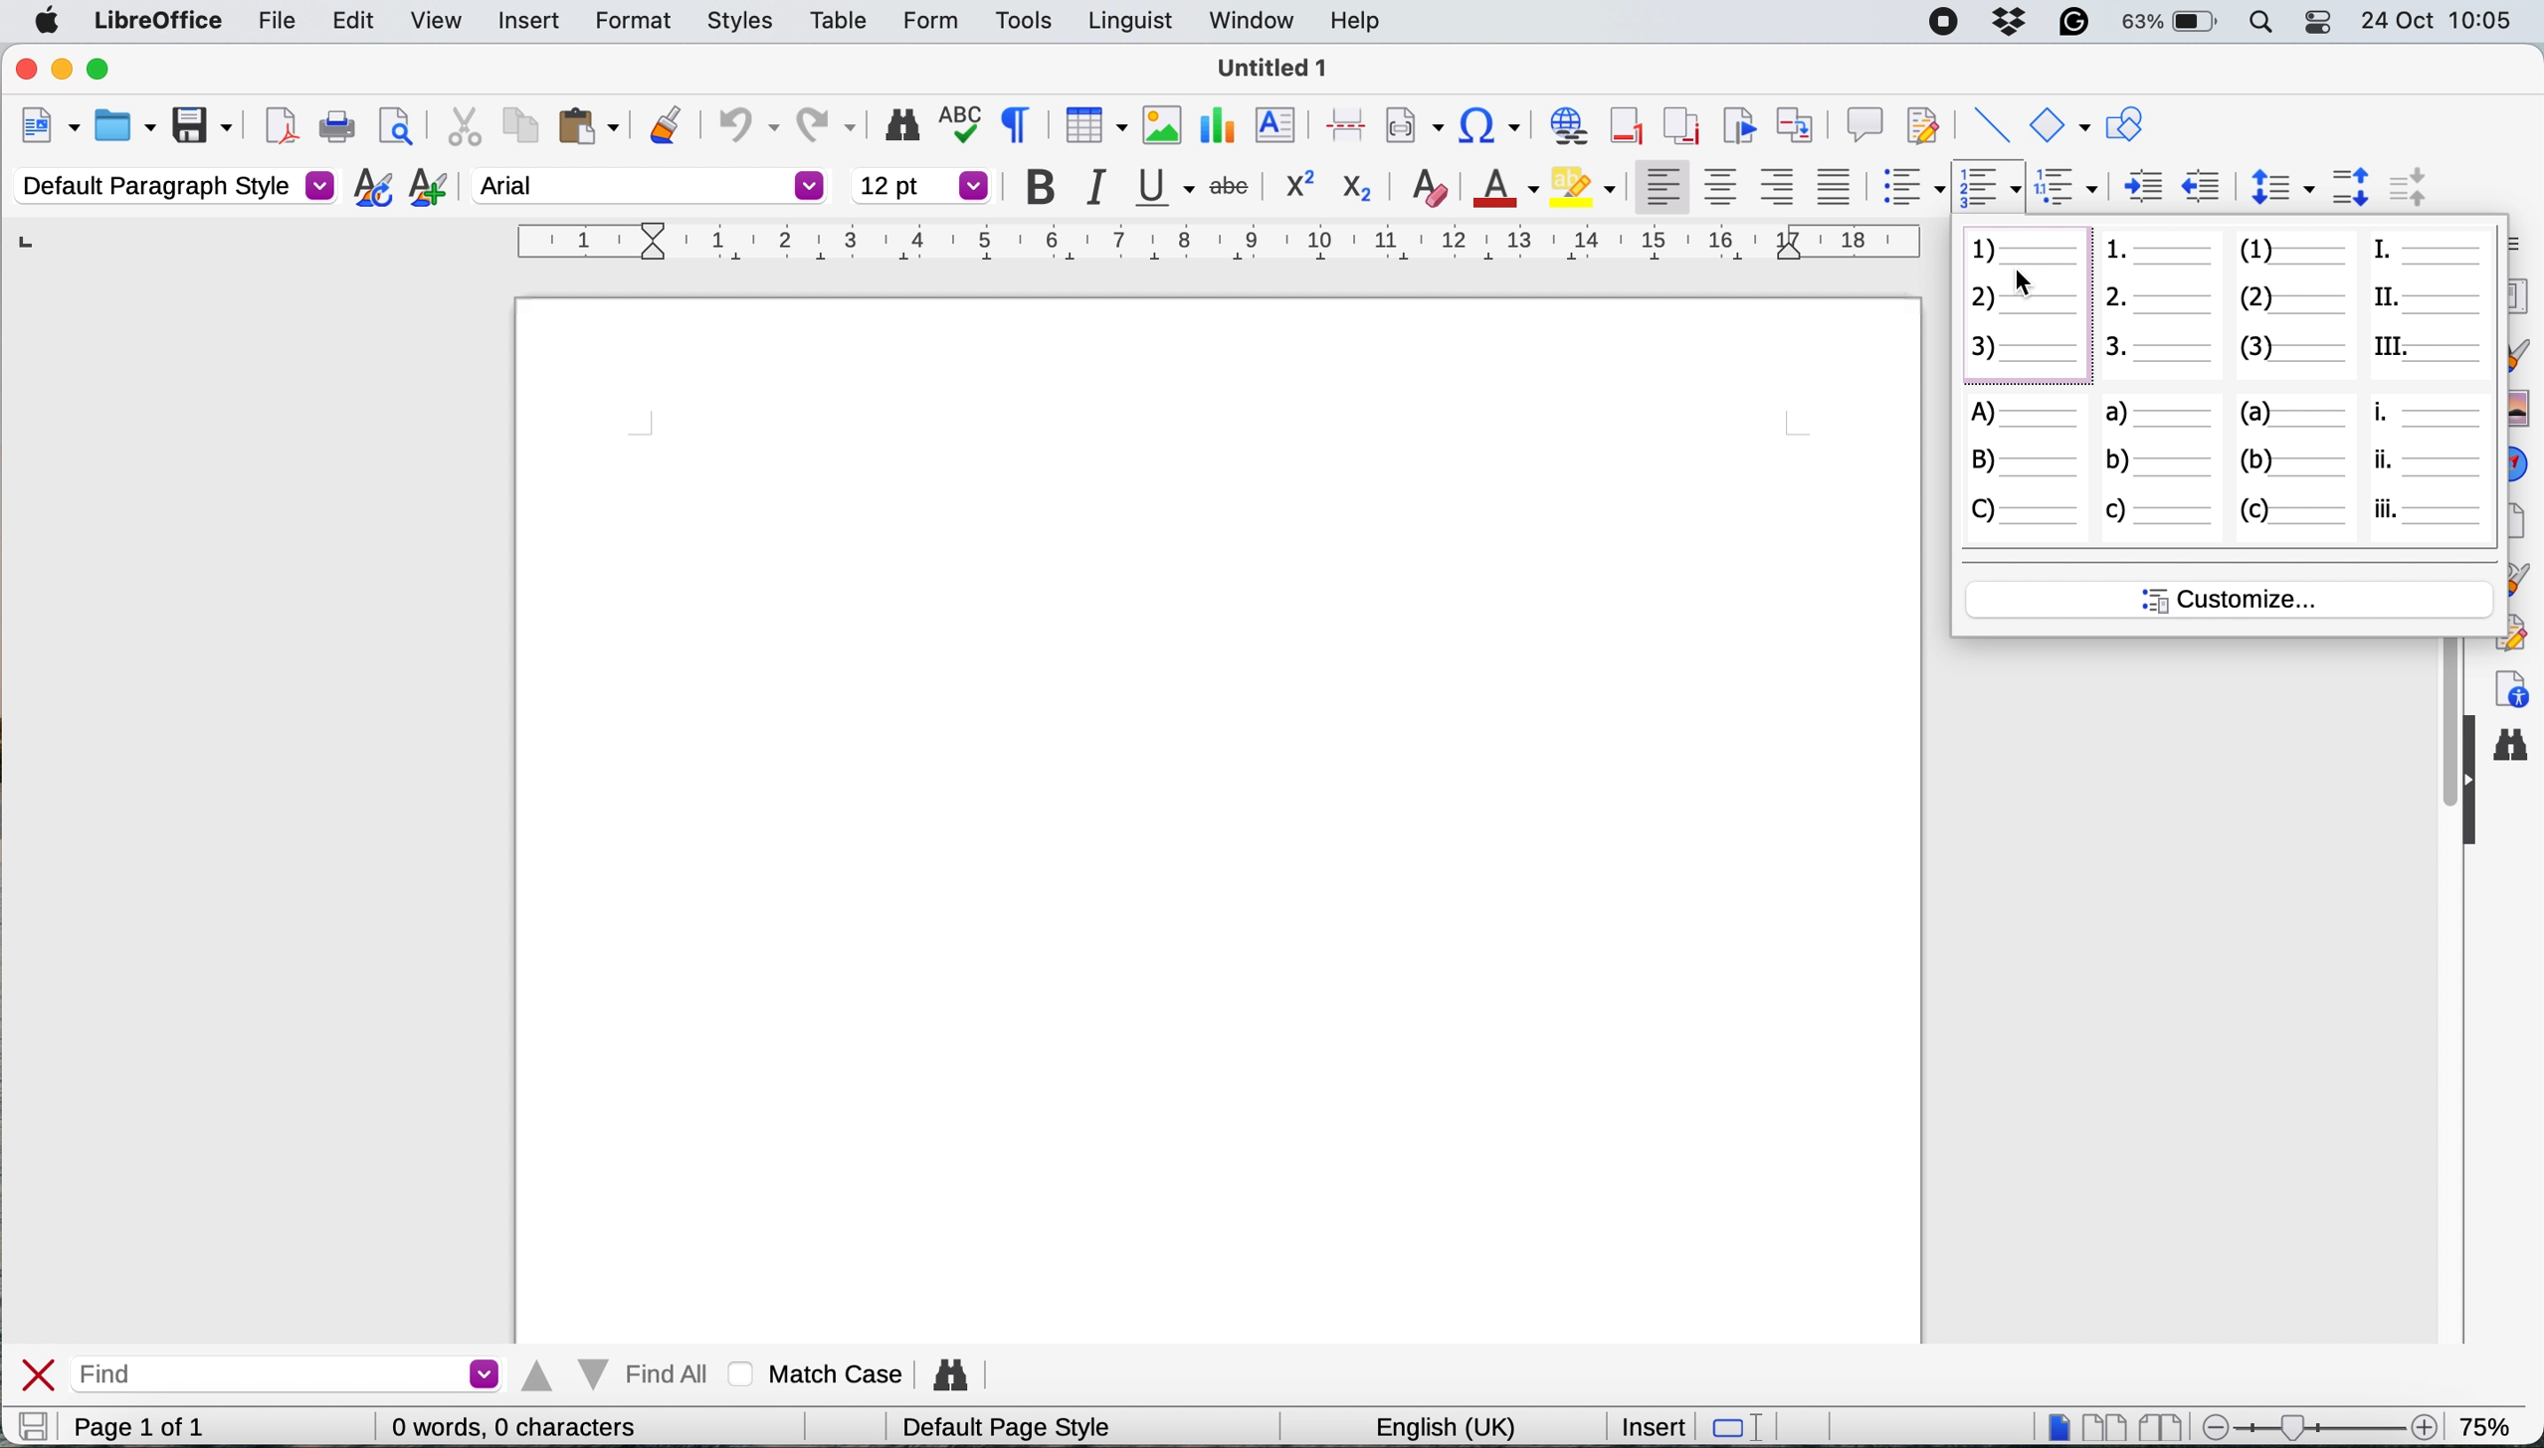  I want to click on default page style, so click(1015, 1428).